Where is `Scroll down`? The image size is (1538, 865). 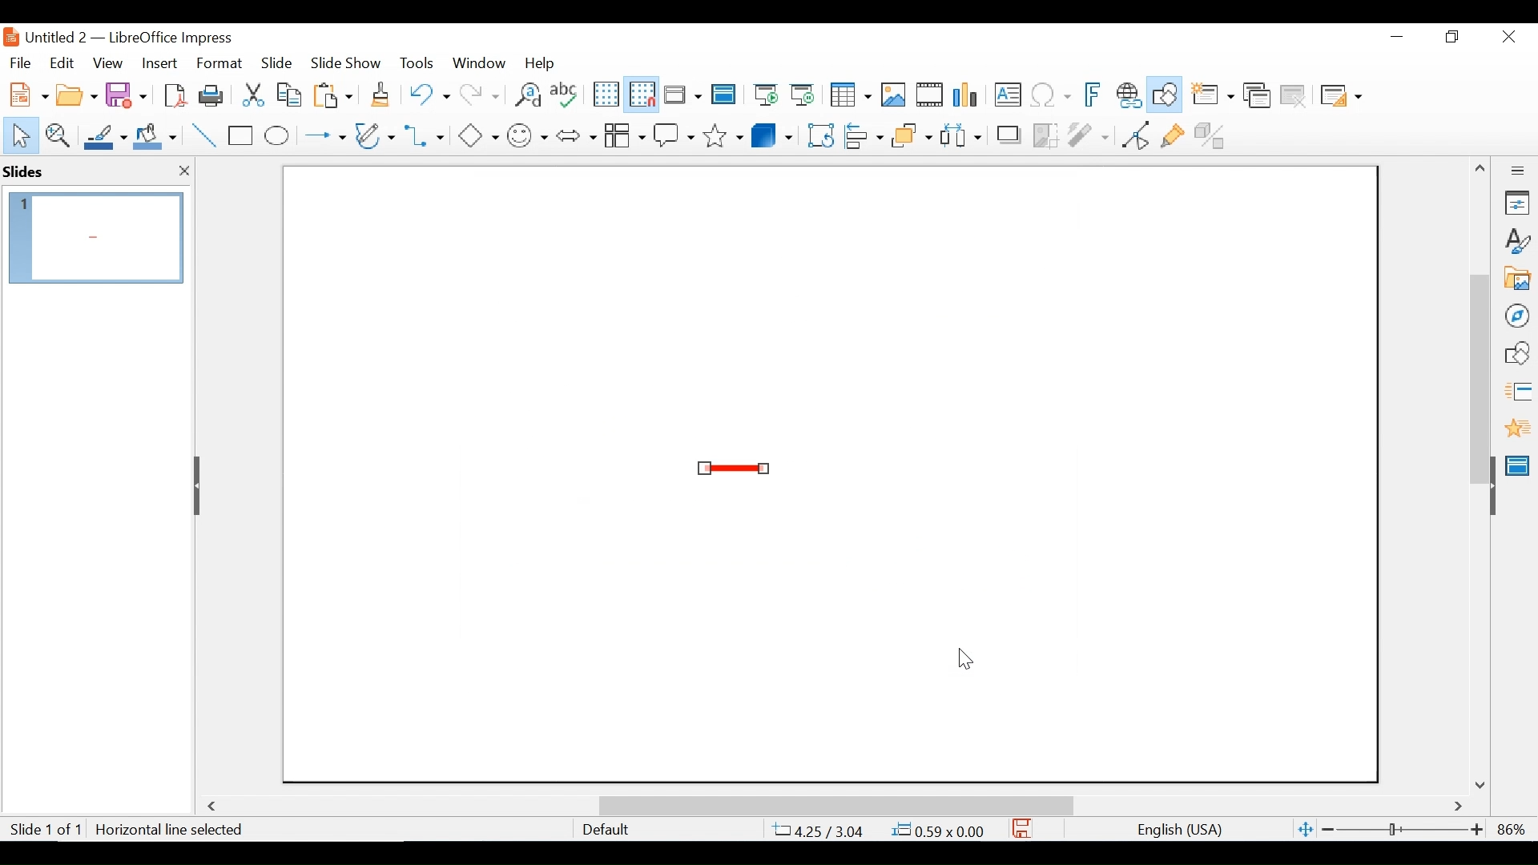 Scroll down is located at coordinates (1483, 784).